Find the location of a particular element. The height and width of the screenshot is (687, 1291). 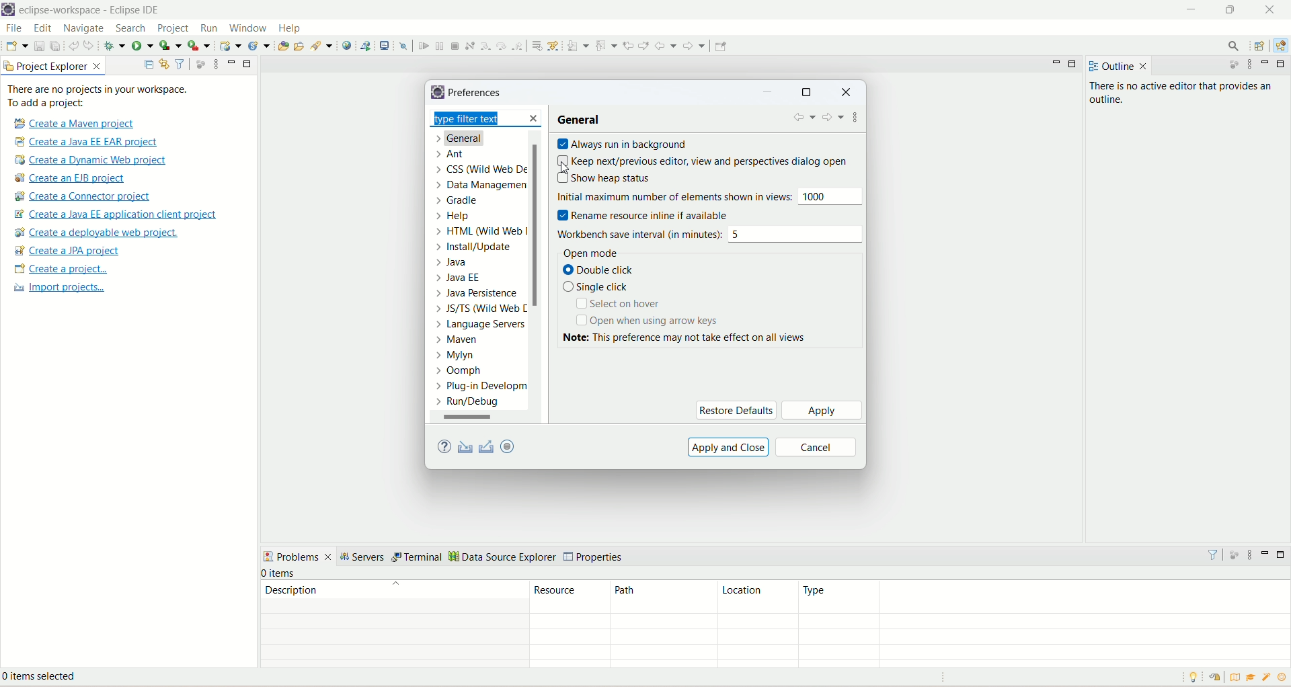

what's new is located at coordinates (1267, 679).